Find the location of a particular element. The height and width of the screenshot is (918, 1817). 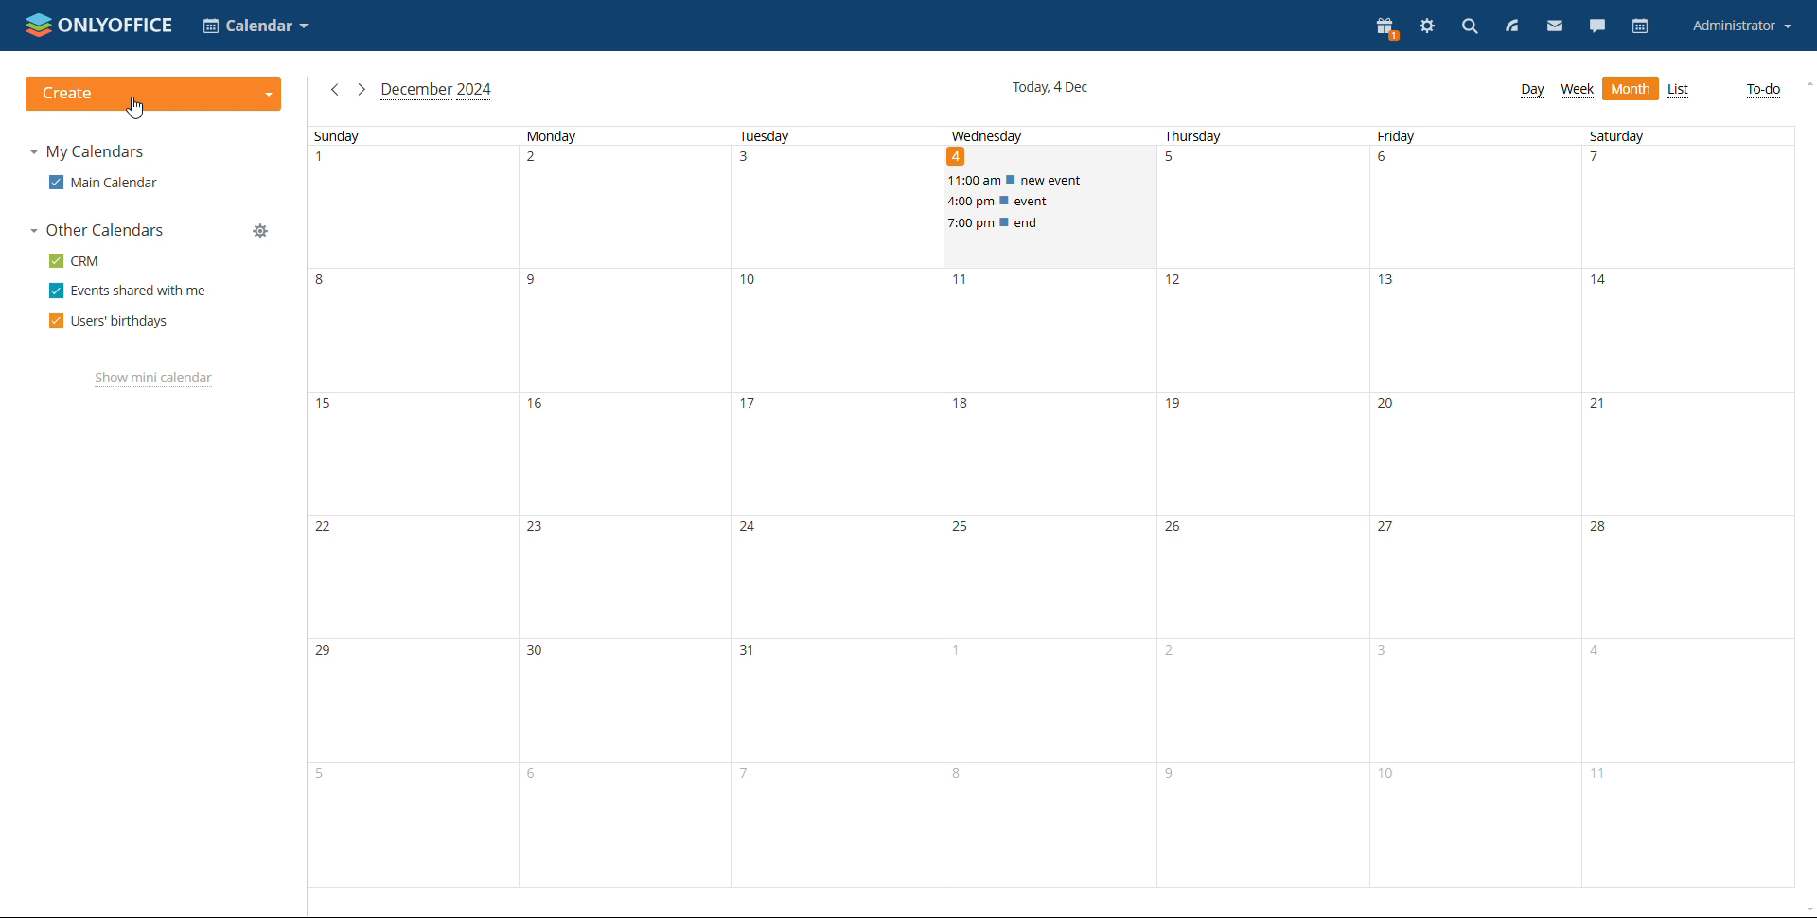

present is located at coordinates (1385, 28).